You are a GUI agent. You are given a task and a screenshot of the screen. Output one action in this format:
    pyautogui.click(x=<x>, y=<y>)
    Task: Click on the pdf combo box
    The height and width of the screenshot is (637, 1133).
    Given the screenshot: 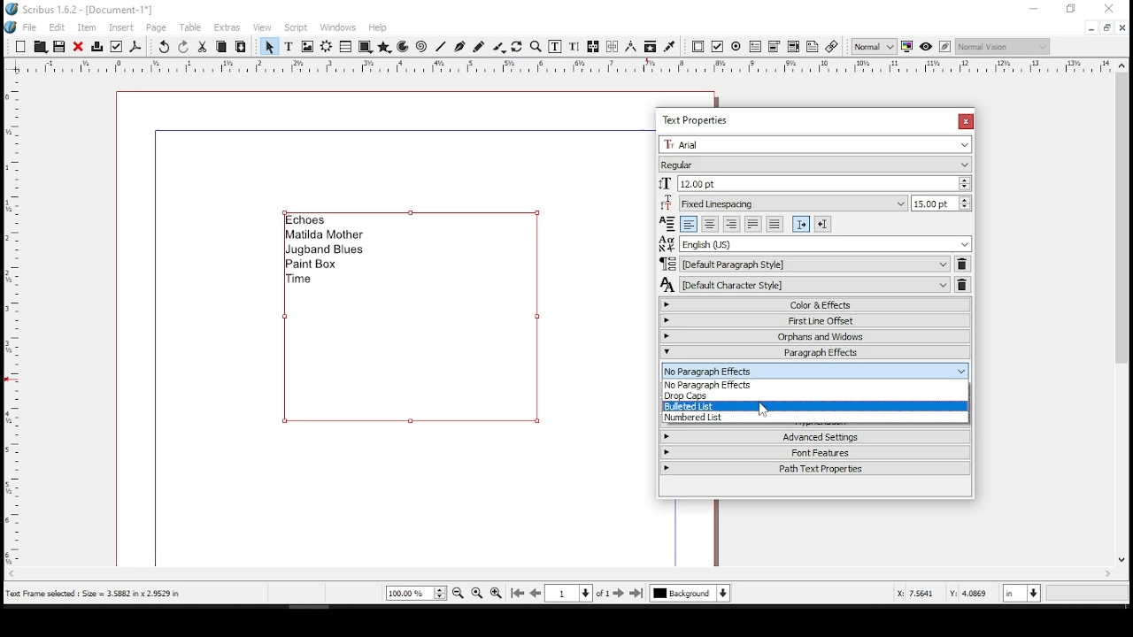 What is the action you would take?
    pyautogui.click(x=774, y=48)
    